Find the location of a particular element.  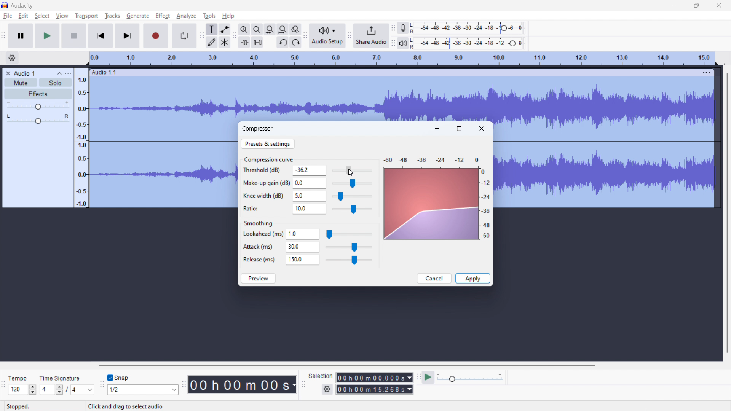

Tempo is located at coordinates (20, 376).